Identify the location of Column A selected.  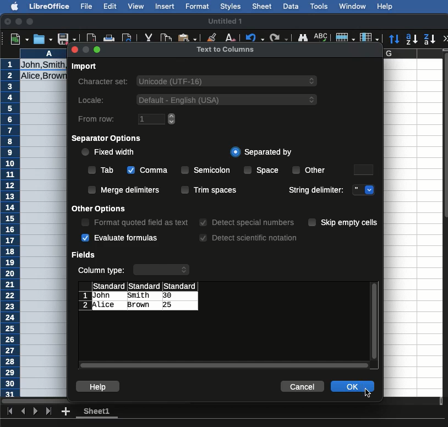
(44, 222).